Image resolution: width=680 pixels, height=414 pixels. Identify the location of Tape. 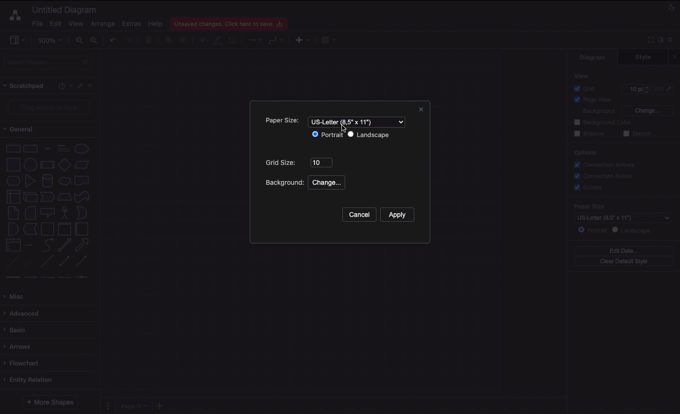
(83, 196).